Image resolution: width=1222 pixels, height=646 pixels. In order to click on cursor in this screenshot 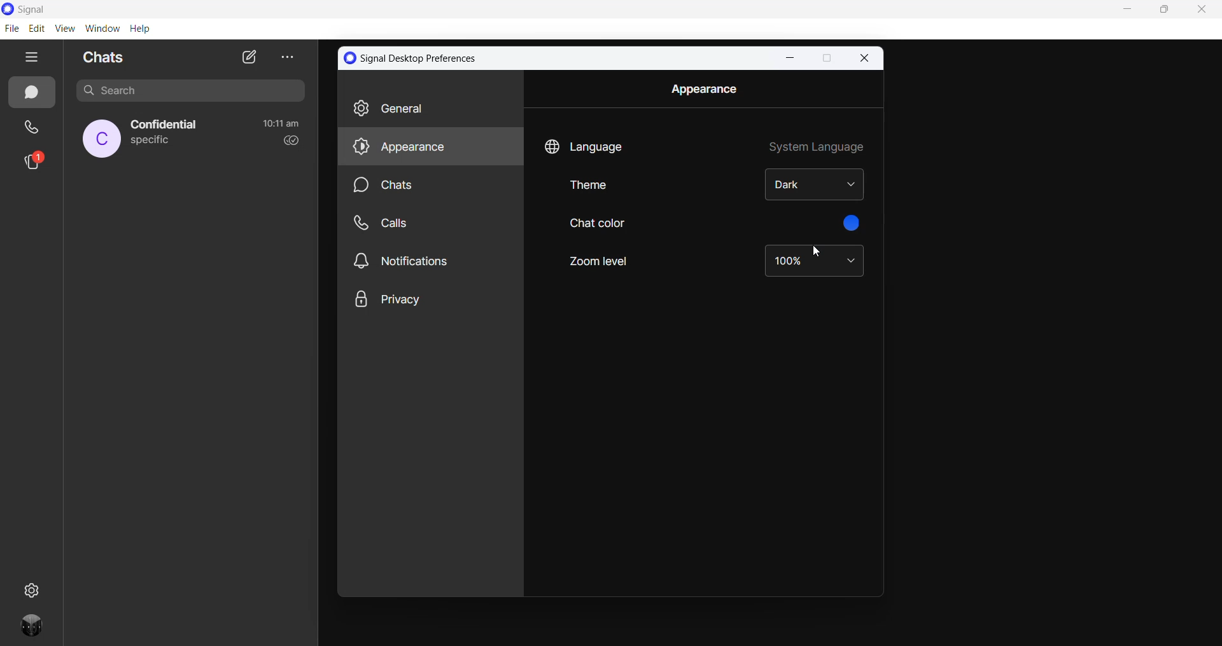, I will do `click(819, 254)`.